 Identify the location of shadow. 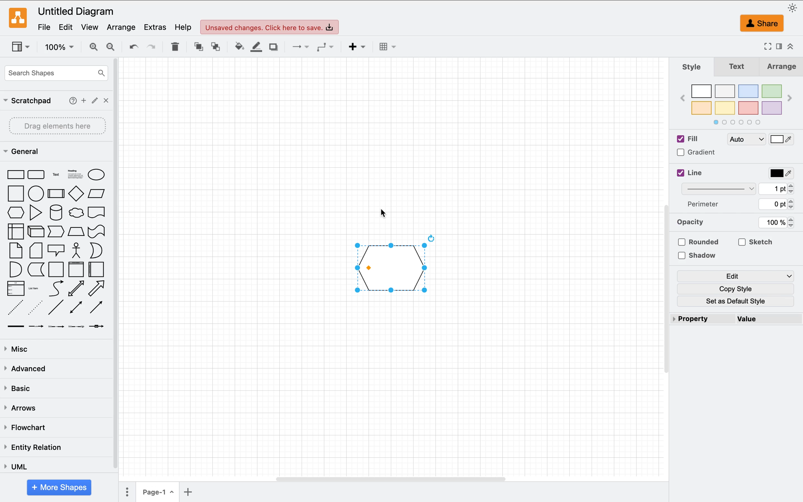
(273, 46).